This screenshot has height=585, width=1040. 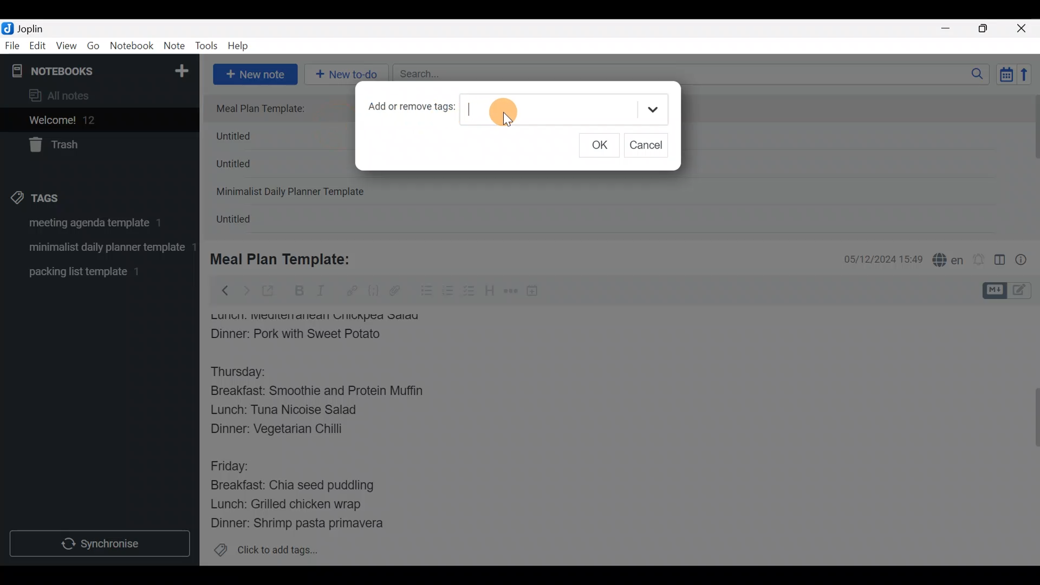 I want to click on Untitled, so click(x=251, y=139).